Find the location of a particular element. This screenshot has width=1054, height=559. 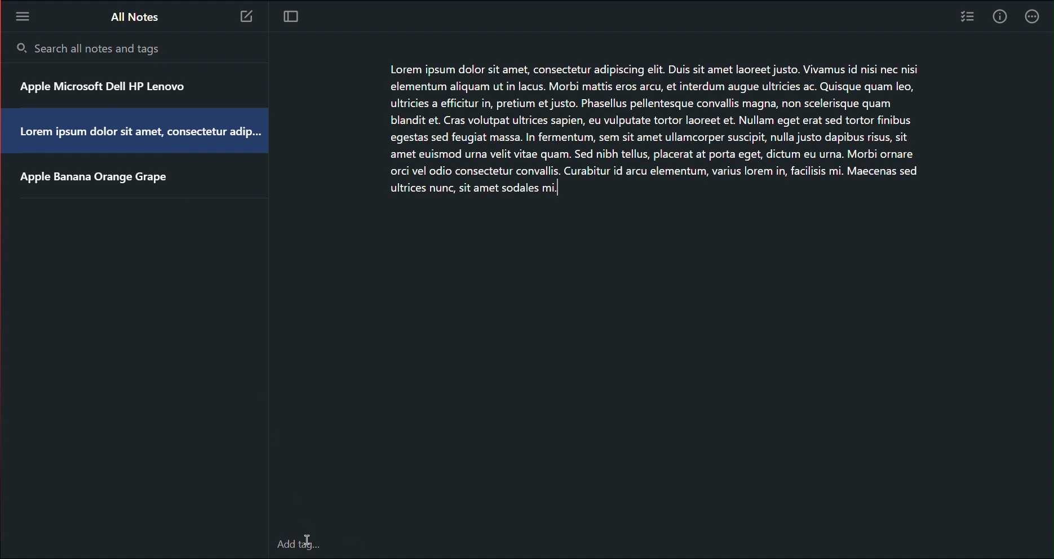

Note 3 is located at coordinates (248, 18).